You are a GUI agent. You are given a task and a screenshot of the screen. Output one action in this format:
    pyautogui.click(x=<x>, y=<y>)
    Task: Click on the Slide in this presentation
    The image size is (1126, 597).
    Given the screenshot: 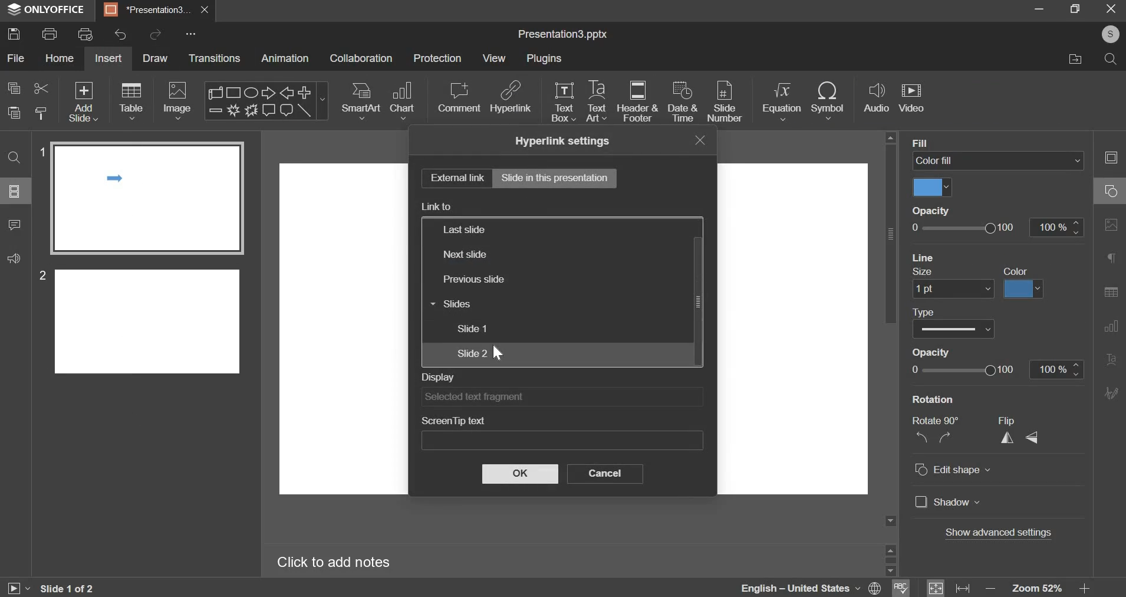 What is the action you would take?
    pyautogui.click(x=558, y=179)
    